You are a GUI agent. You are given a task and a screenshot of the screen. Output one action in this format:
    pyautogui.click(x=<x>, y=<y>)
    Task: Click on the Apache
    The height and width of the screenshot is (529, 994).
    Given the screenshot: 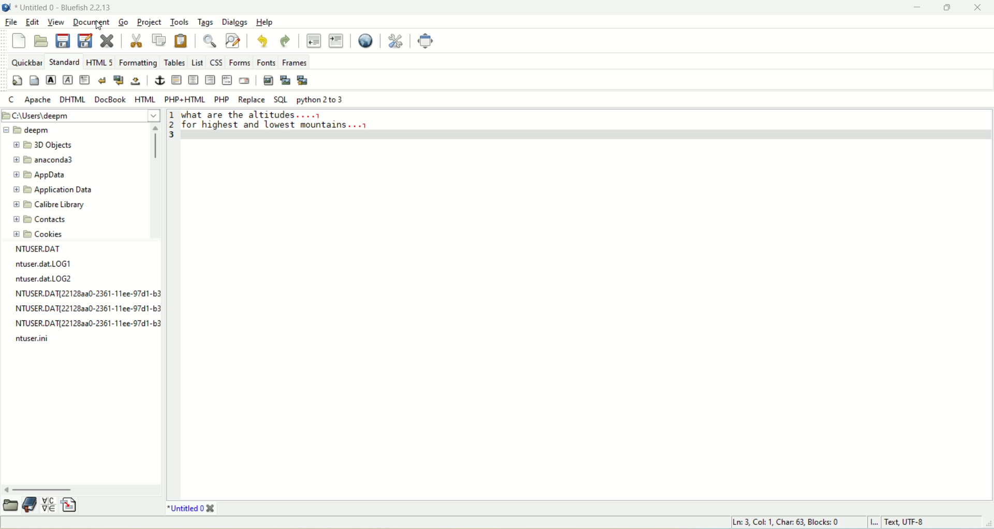 What is the action you would take?
    pyautogui.click(x=37, y=100)
    